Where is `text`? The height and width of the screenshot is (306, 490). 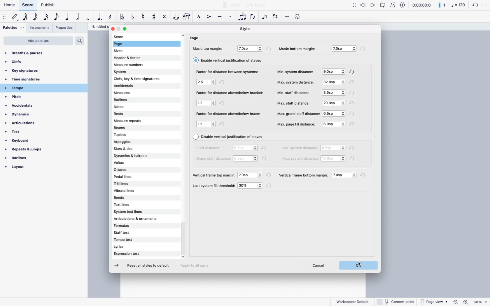 text is located at coordinates (19, 133).